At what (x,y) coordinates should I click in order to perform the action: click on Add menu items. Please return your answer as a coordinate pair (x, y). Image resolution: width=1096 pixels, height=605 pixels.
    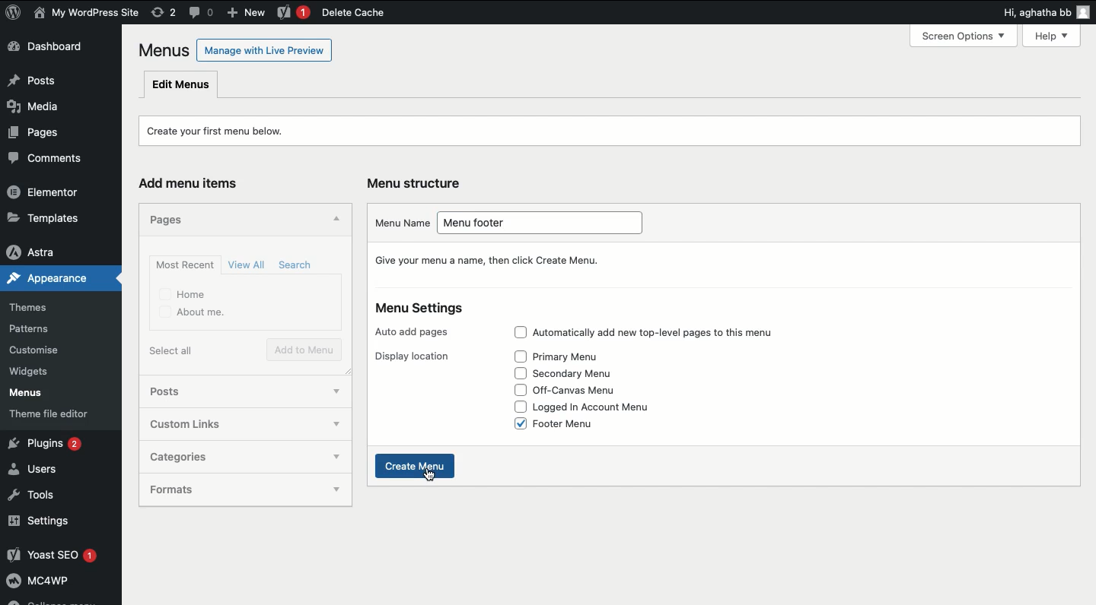
    Looking at the image, I should click on (192, 182).